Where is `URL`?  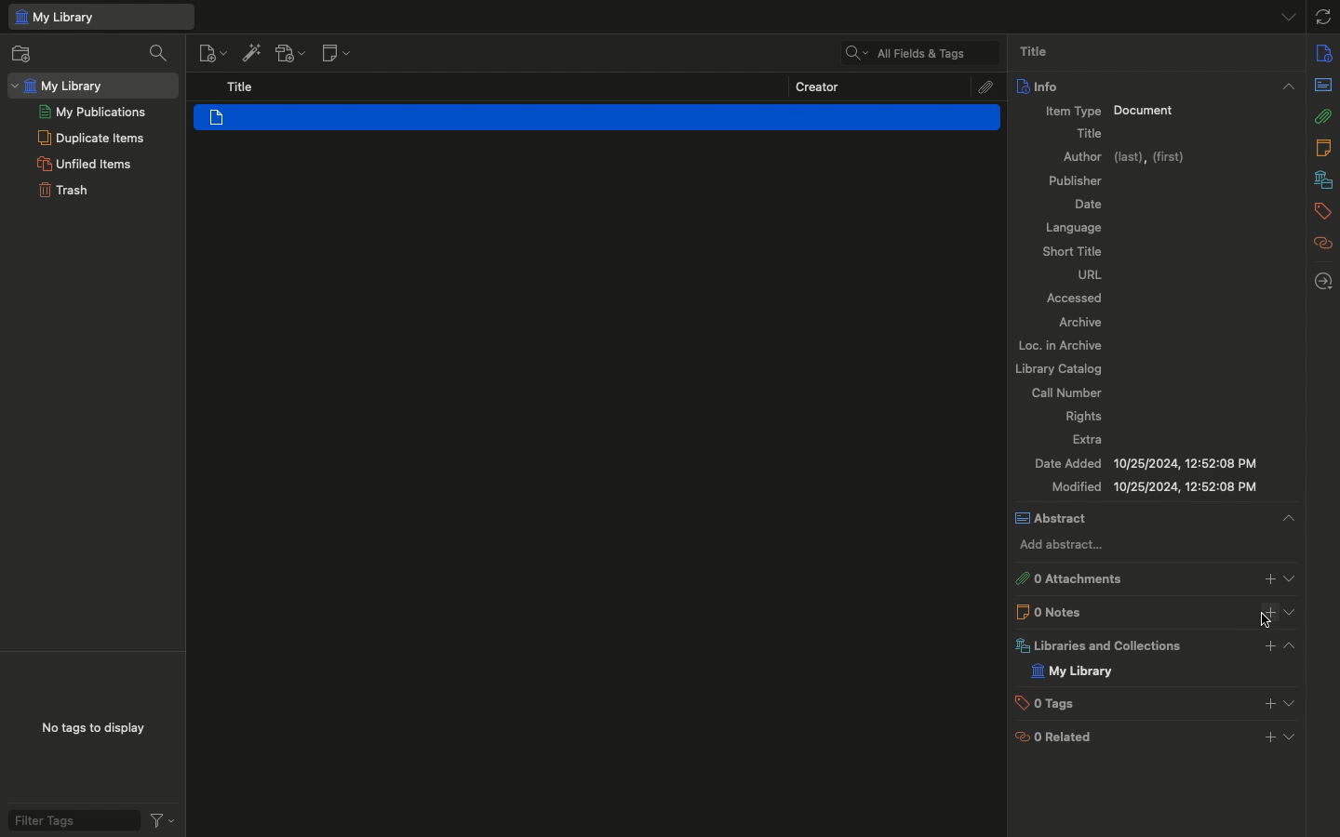 URL is located at coordinates (1093, 275).